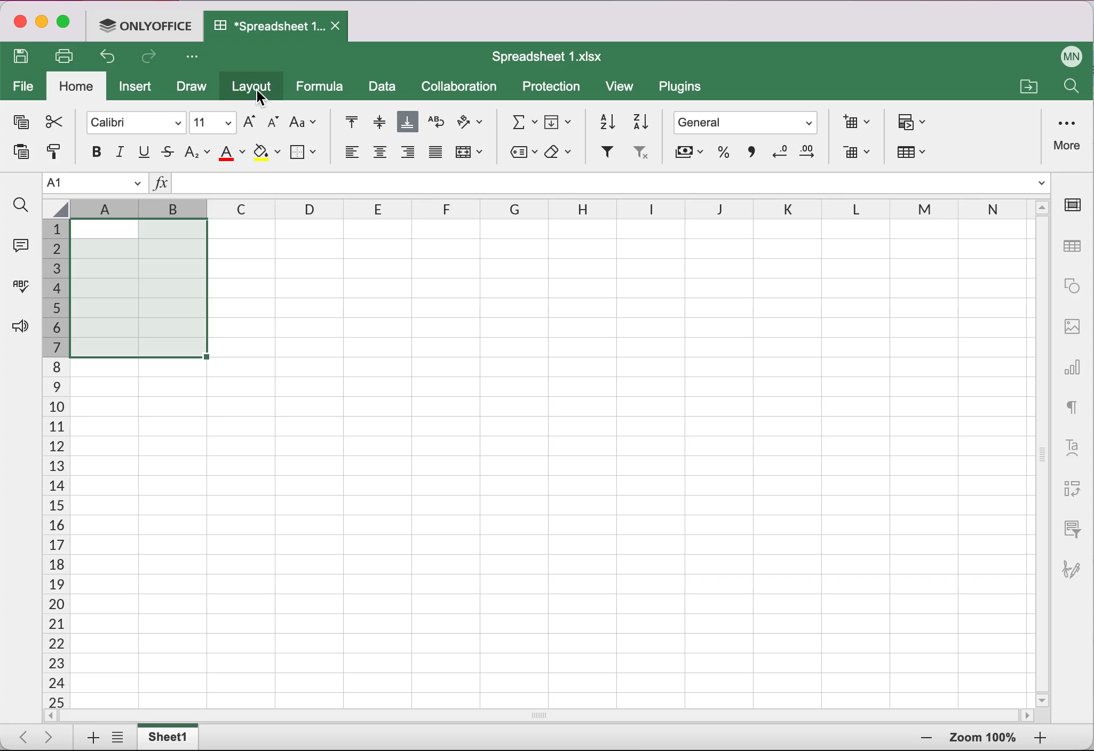  Describe the element at coordinates (17, 327) in the screenshot. I see `feedback and support` at that location.